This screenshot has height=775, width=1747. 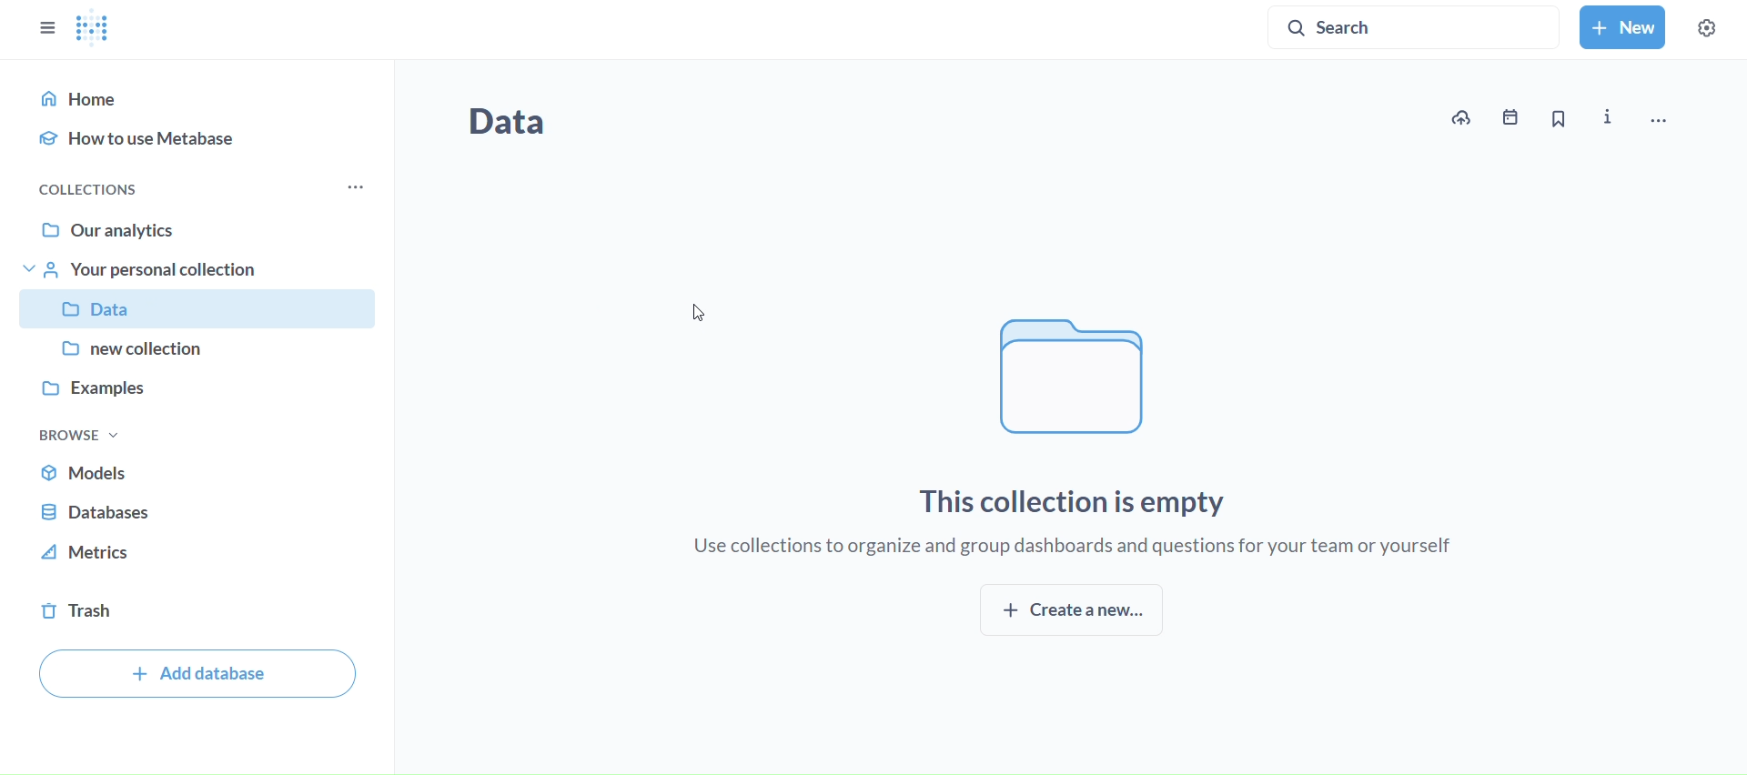 What do you see at coordinates (1608, 116) in the screenshot?
I see `more info` at bounding box center [1608, 116].